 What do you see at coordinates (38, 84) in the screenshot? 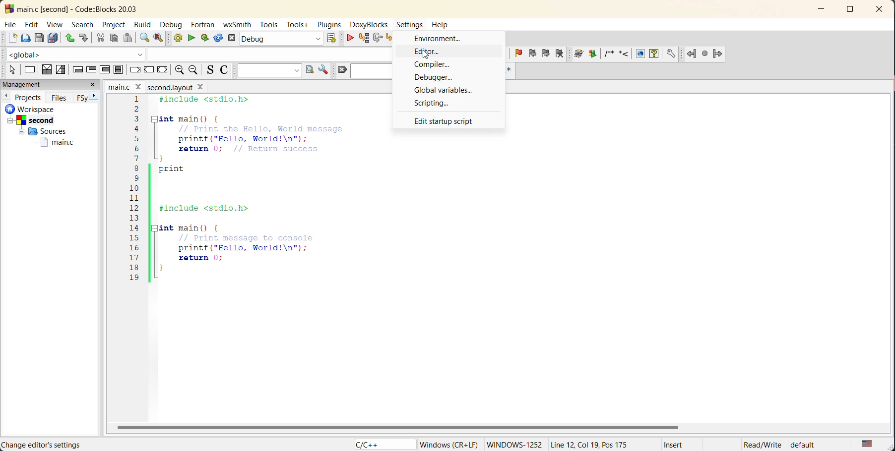
I see `management` at bounding box center [38, 84].